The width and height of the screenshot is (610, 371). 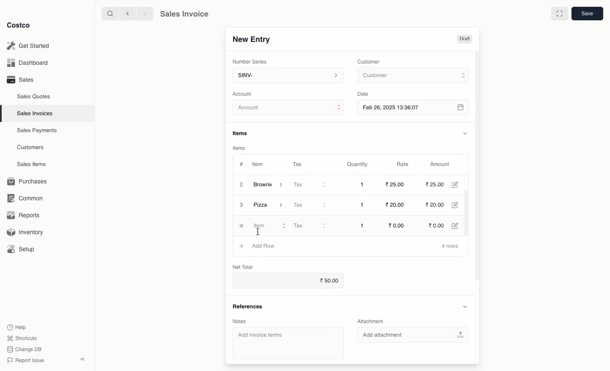 I want to click on Sales Quotes, so click(x=35, y=96).